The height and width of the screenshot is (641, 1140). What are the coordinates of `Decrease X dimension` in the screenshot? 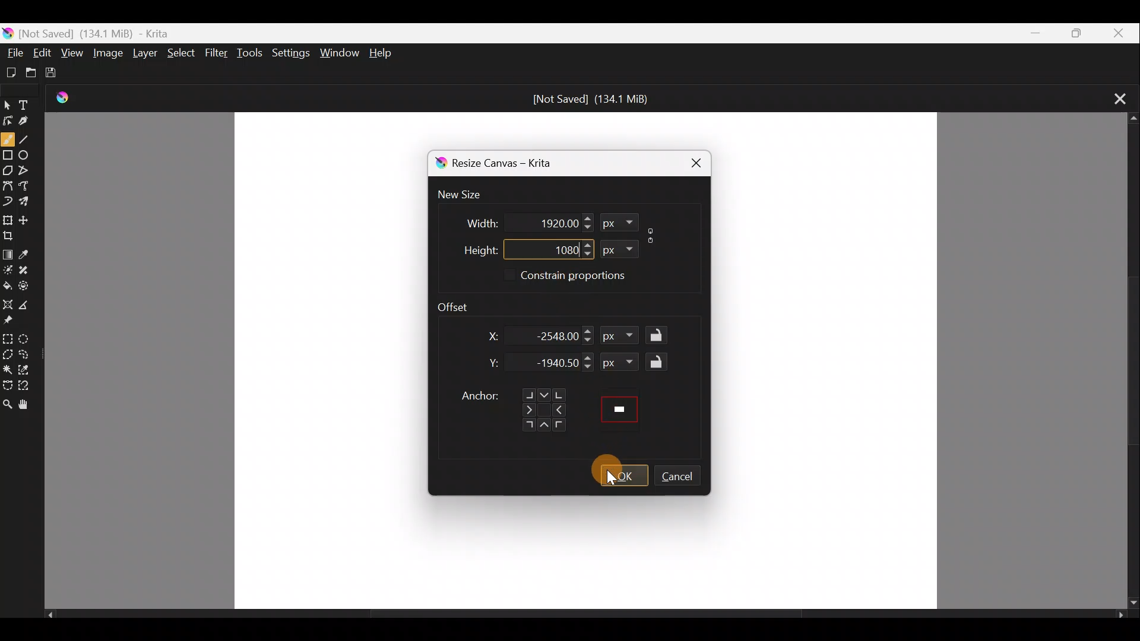 It's located at (588, 341).